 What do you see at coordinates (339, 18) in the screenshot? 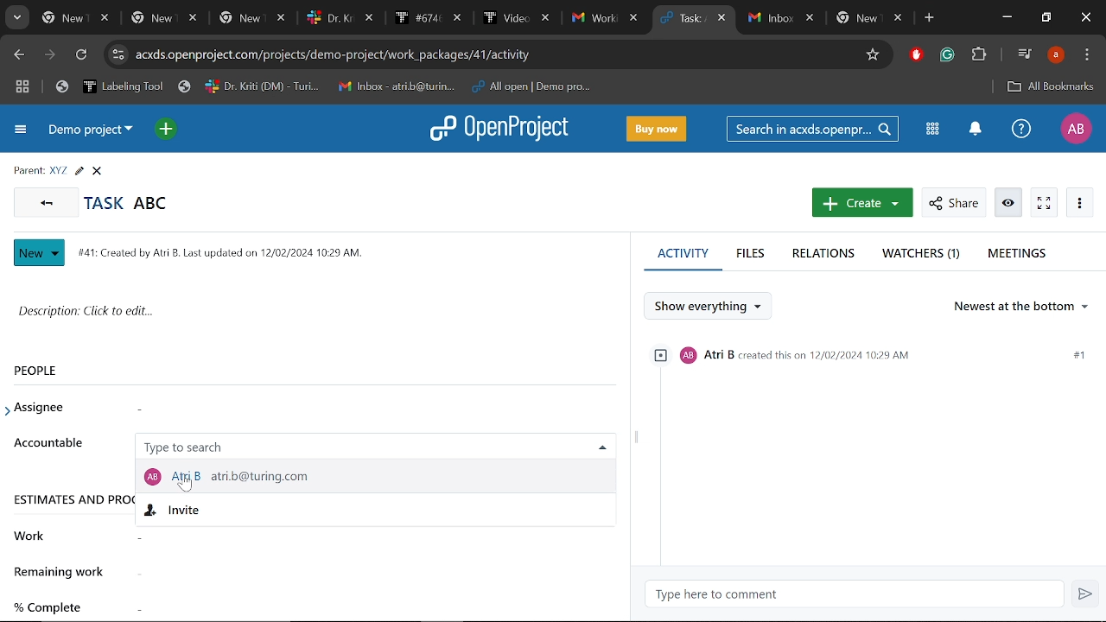
I see `Other tabs` at bounding box center [339, 18].